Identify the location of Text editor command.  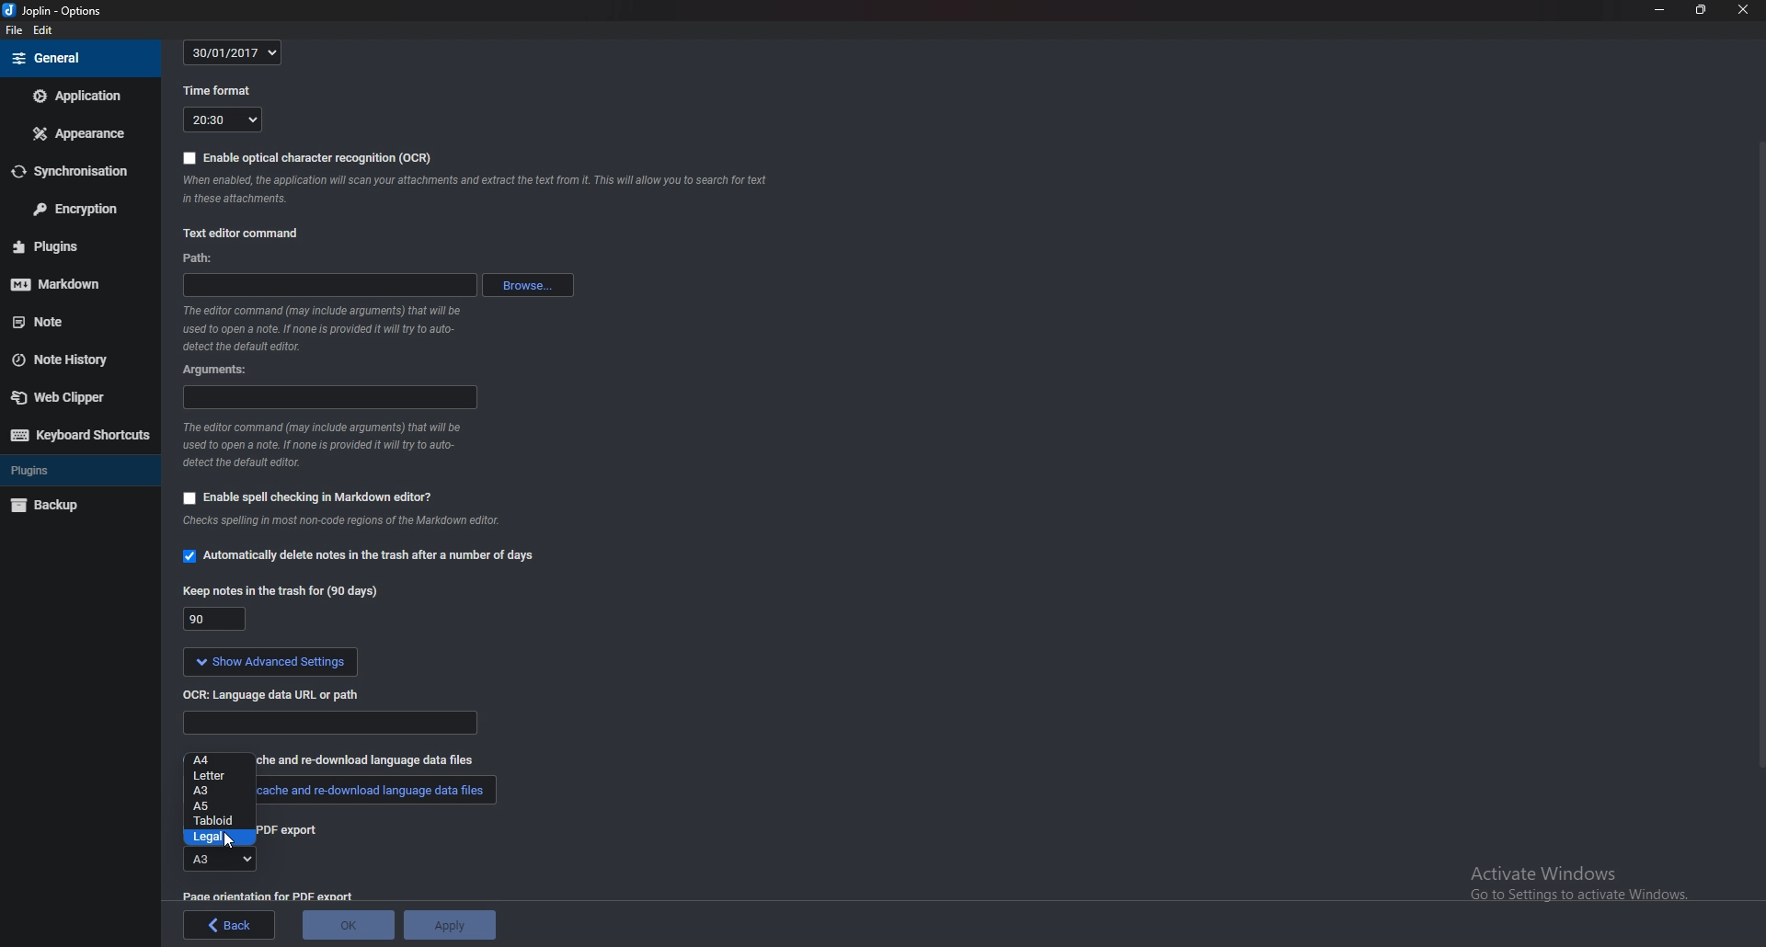
(243, 234).